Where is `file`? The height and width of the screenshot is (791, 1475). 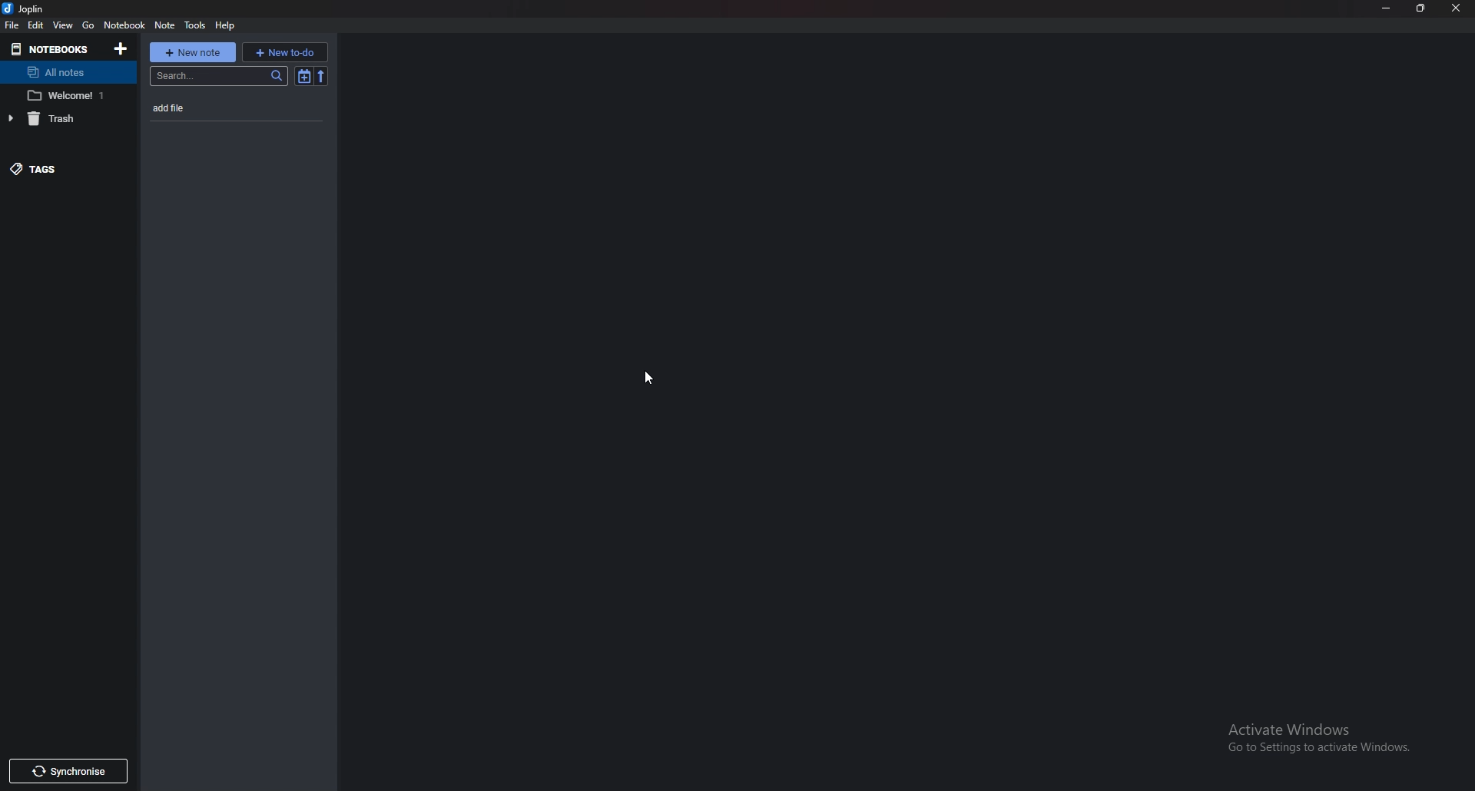
file is located at coordinates (12, 25).